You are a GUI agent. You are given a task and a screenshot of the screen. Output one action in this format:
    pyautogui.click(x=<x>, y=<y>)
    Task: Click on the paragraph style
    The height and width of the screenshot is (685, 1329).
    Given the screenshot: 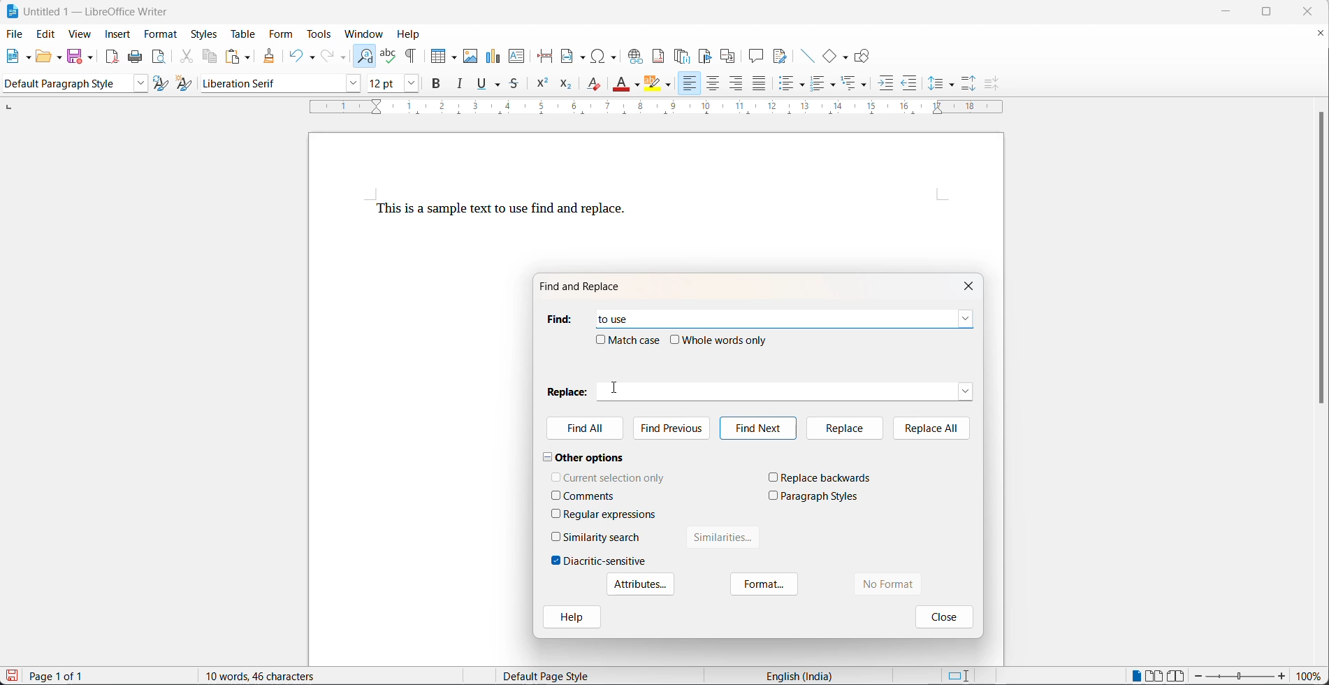 What is the action you would take?
    pyautogui.click(x=64, y=84)
    